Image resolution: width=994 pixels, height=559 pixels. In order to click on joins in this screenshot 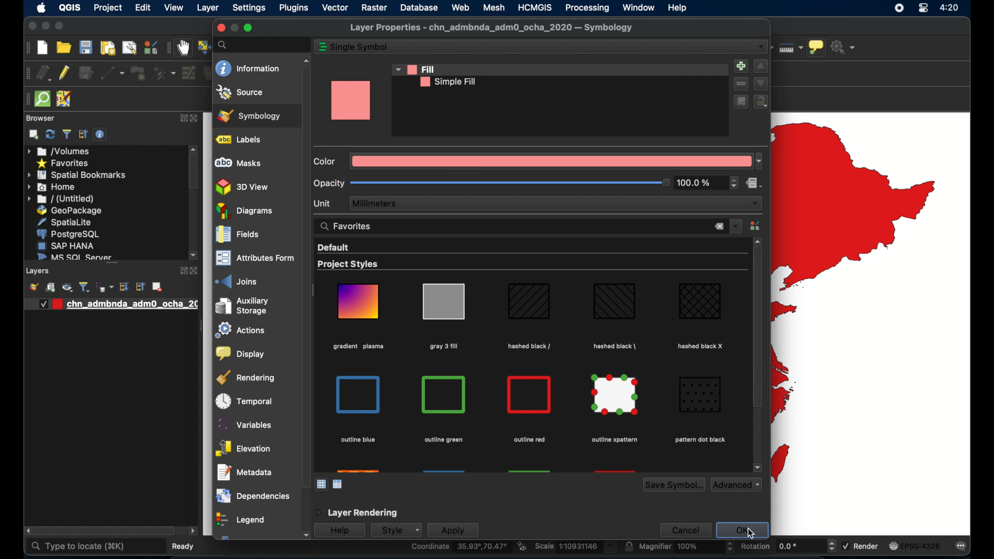, I will do `click(237, 281)`.